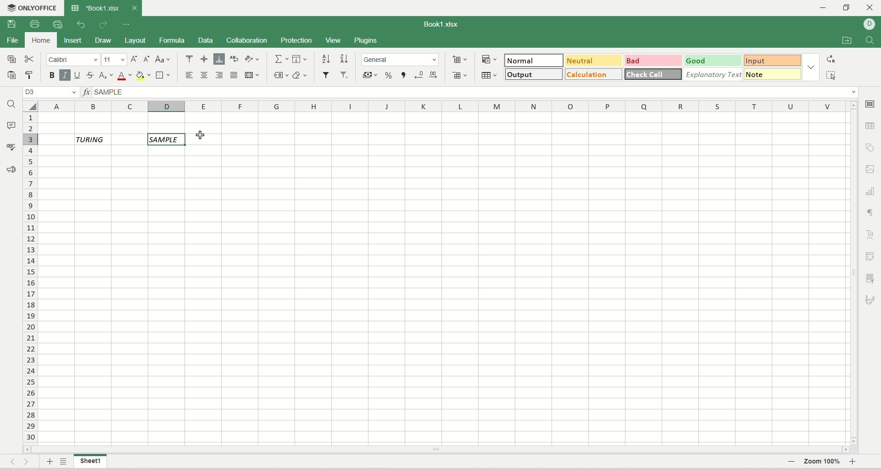  I want to click on percent style, so click(390, 76).